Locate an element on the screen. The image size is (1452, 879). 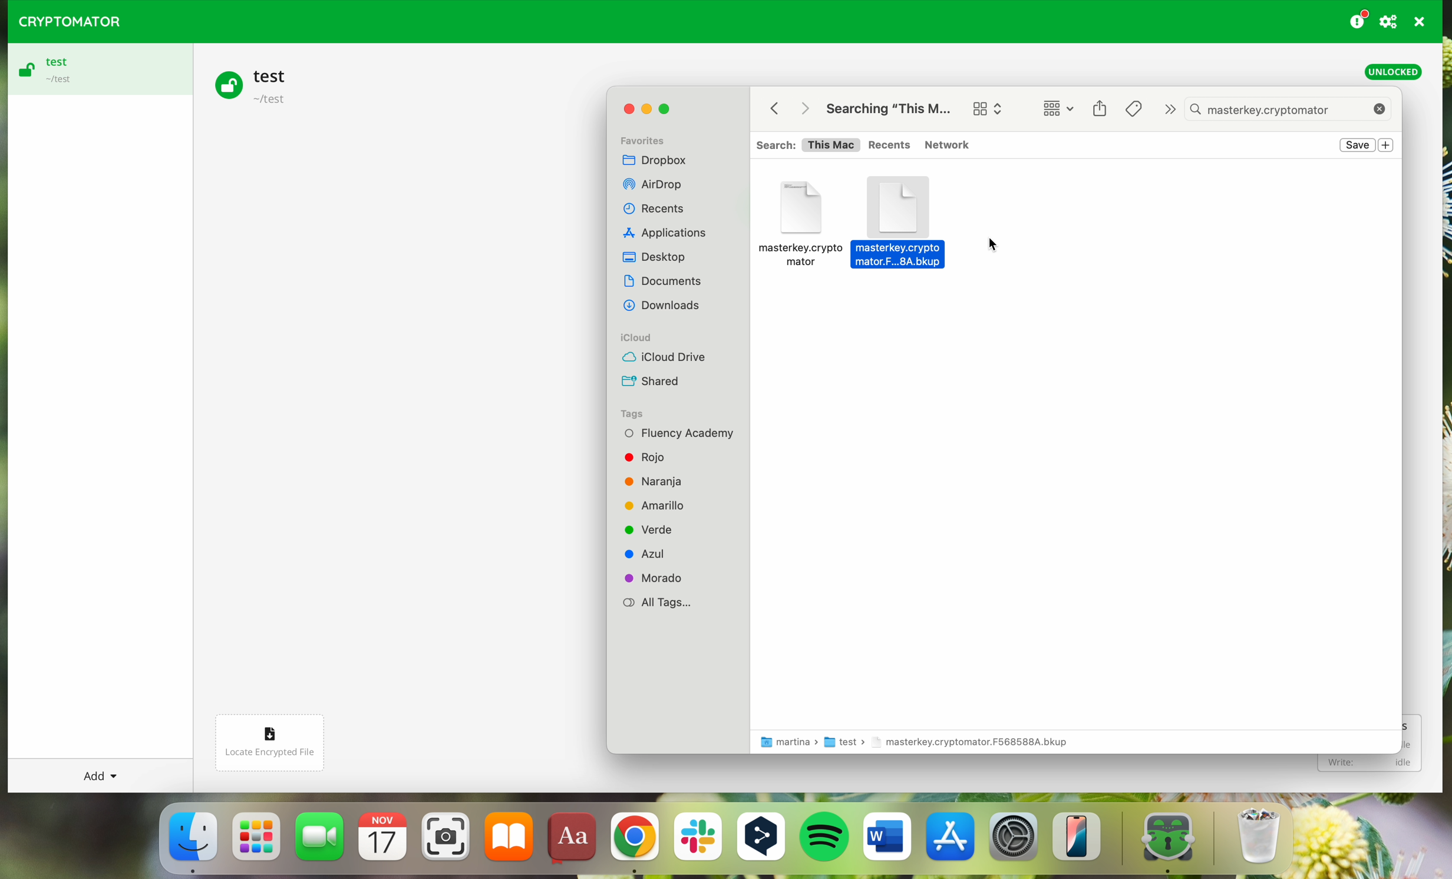
Rojo is located at coordinates (647, 455).